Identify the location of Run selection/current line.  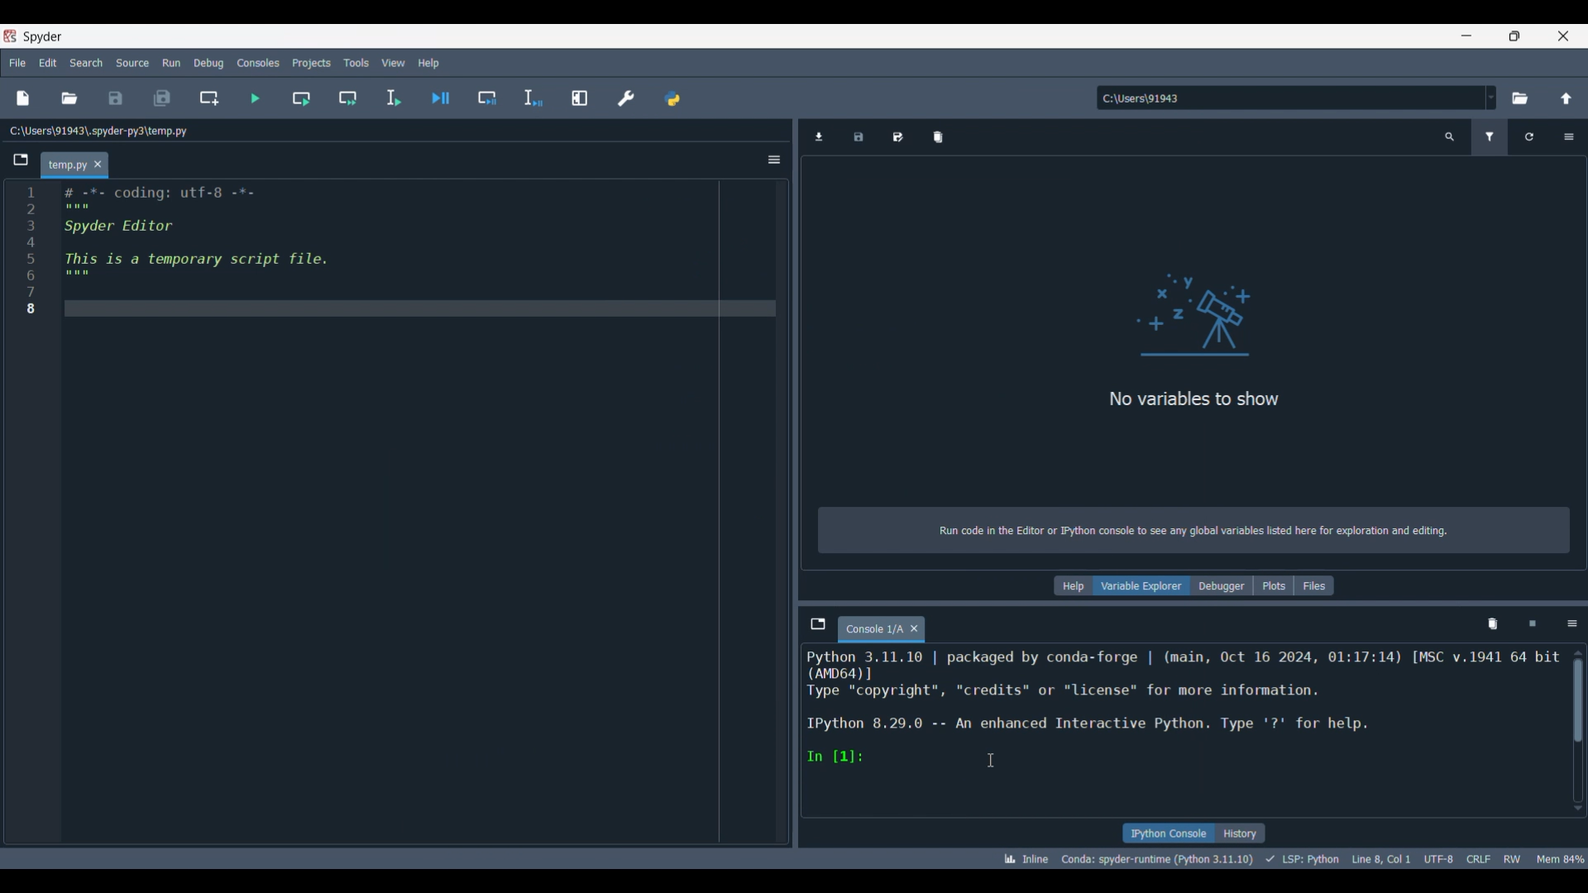
(393, 98).